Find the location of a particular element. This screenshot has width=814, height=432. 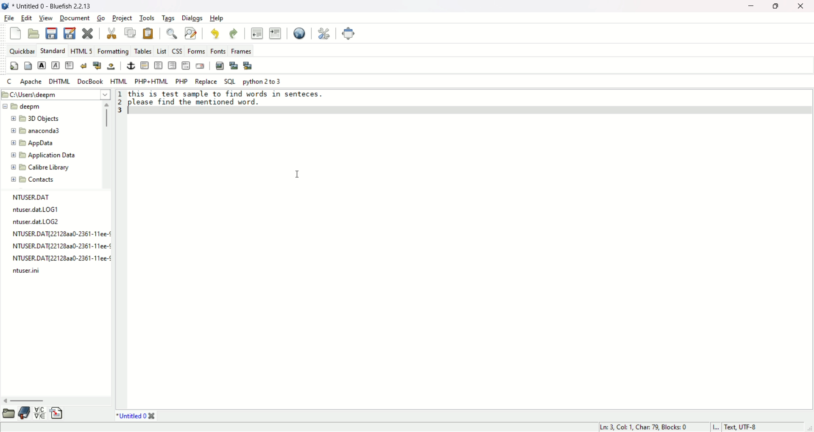

C is located at coordinates (8, 80).